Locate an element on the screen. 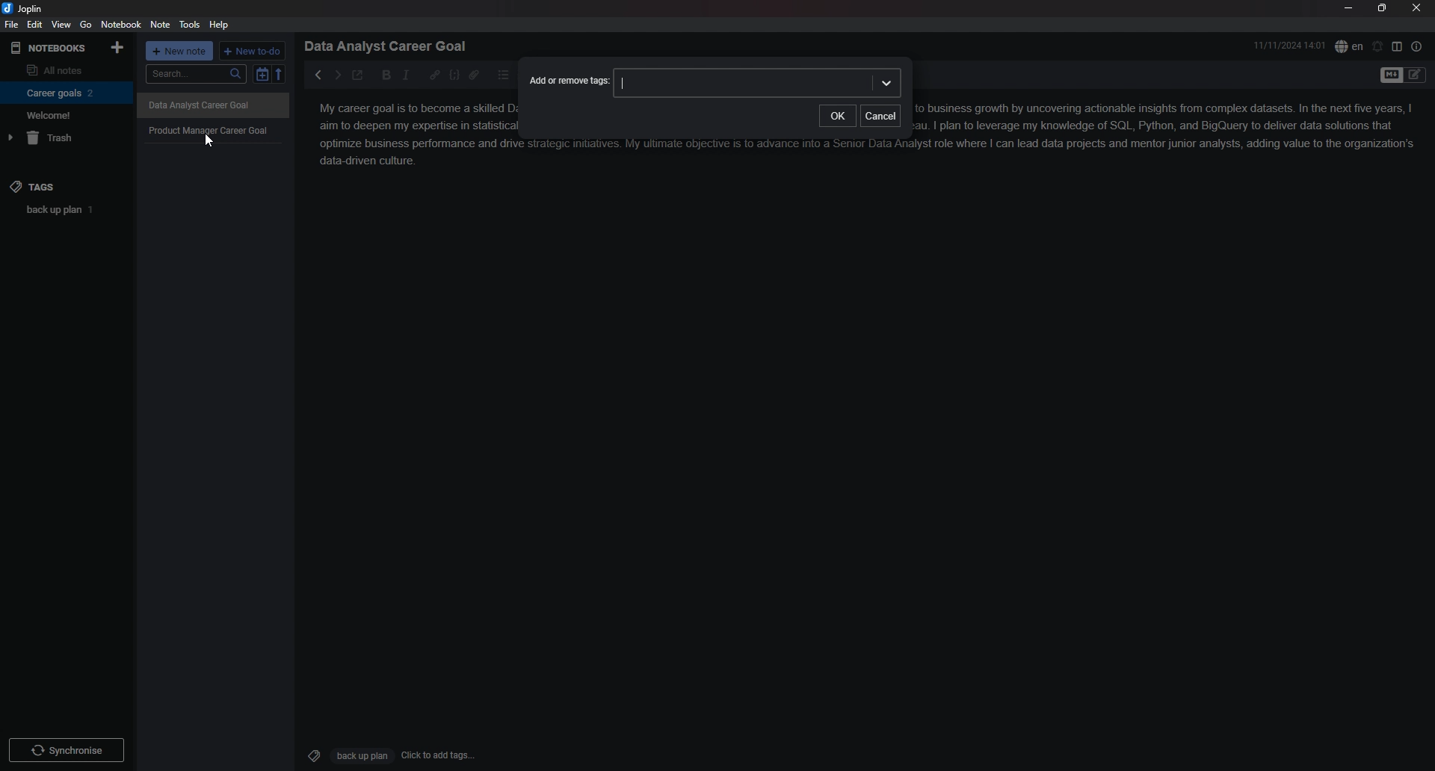  back up plan 1 is located at coordinates (69, 209).